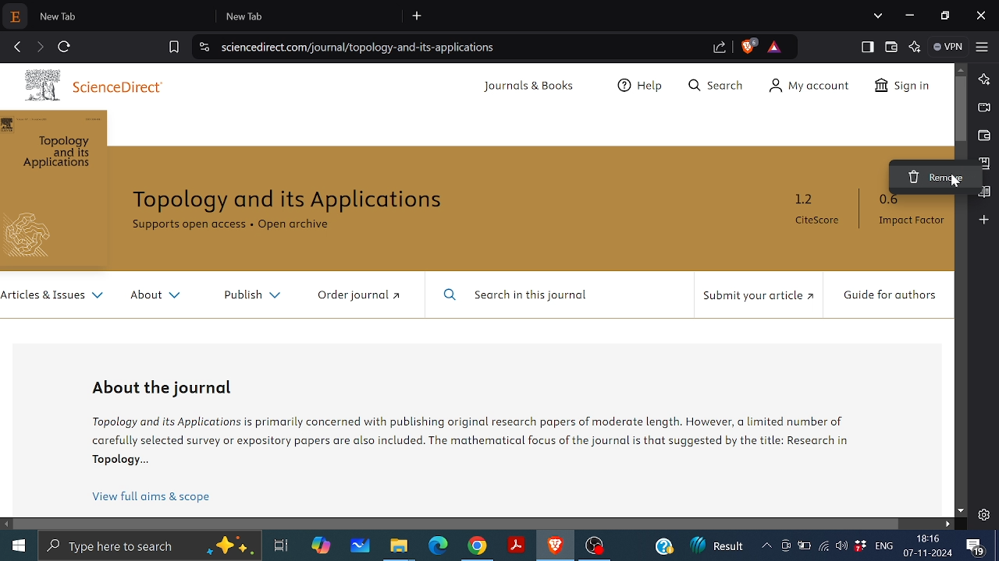 The width and height of the screenshot is (999, 561). Describe the element at coordinates (841, 545) in the screenshot. I see `Speaker/Headphone` at that location.